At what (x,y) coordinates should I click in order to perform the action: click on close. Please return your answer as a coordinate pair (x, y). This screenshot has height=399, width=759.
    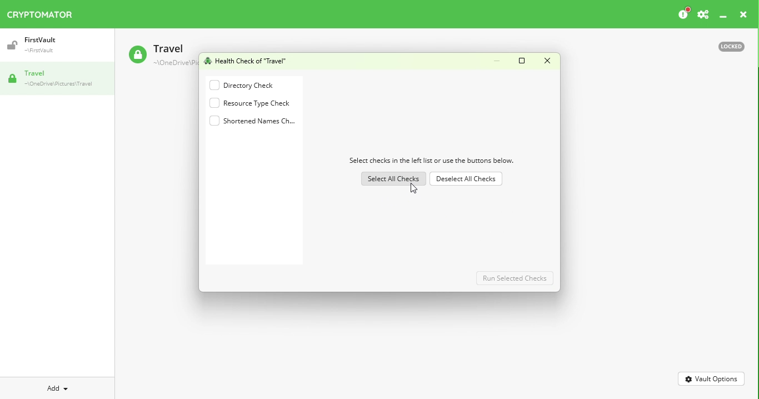
    Looking at the image, I should click on (744, 14).